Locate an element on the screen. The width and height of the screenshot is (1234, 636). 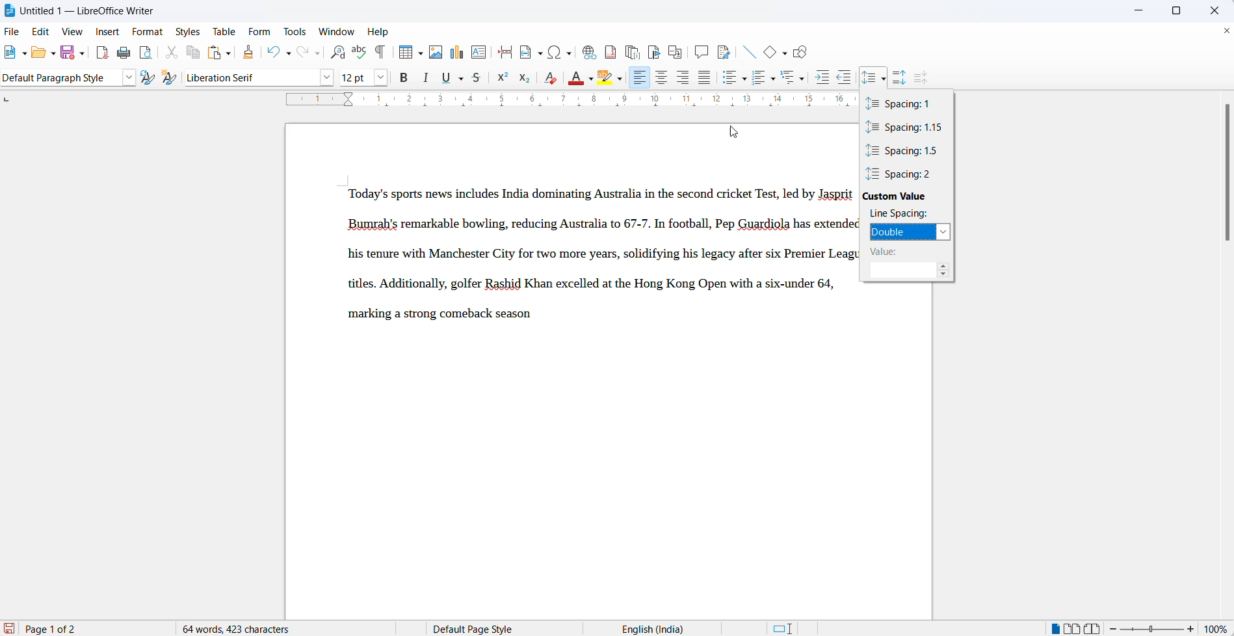
table grid is located at coordinates (420, 55).